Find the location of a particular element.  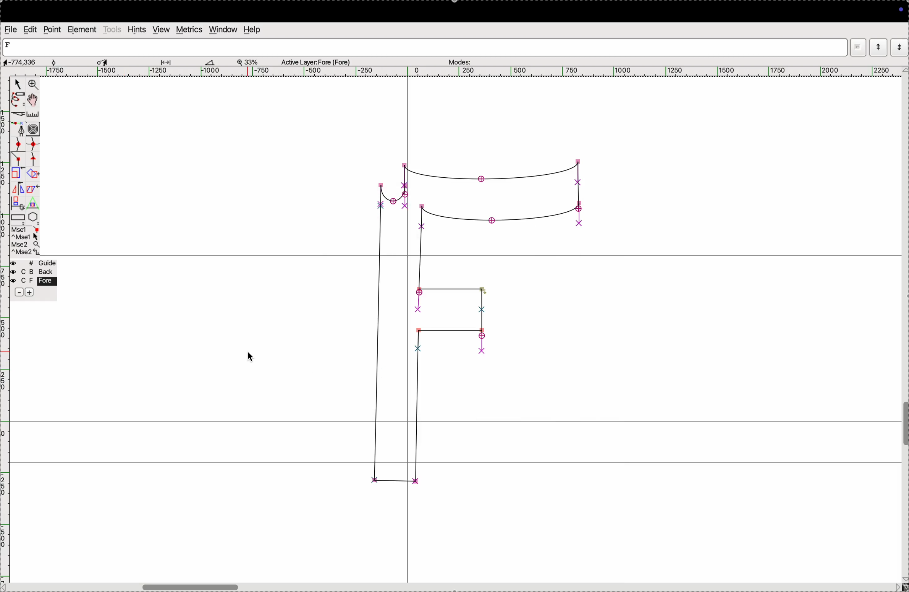

cursor is located at coordinates (17, 85).